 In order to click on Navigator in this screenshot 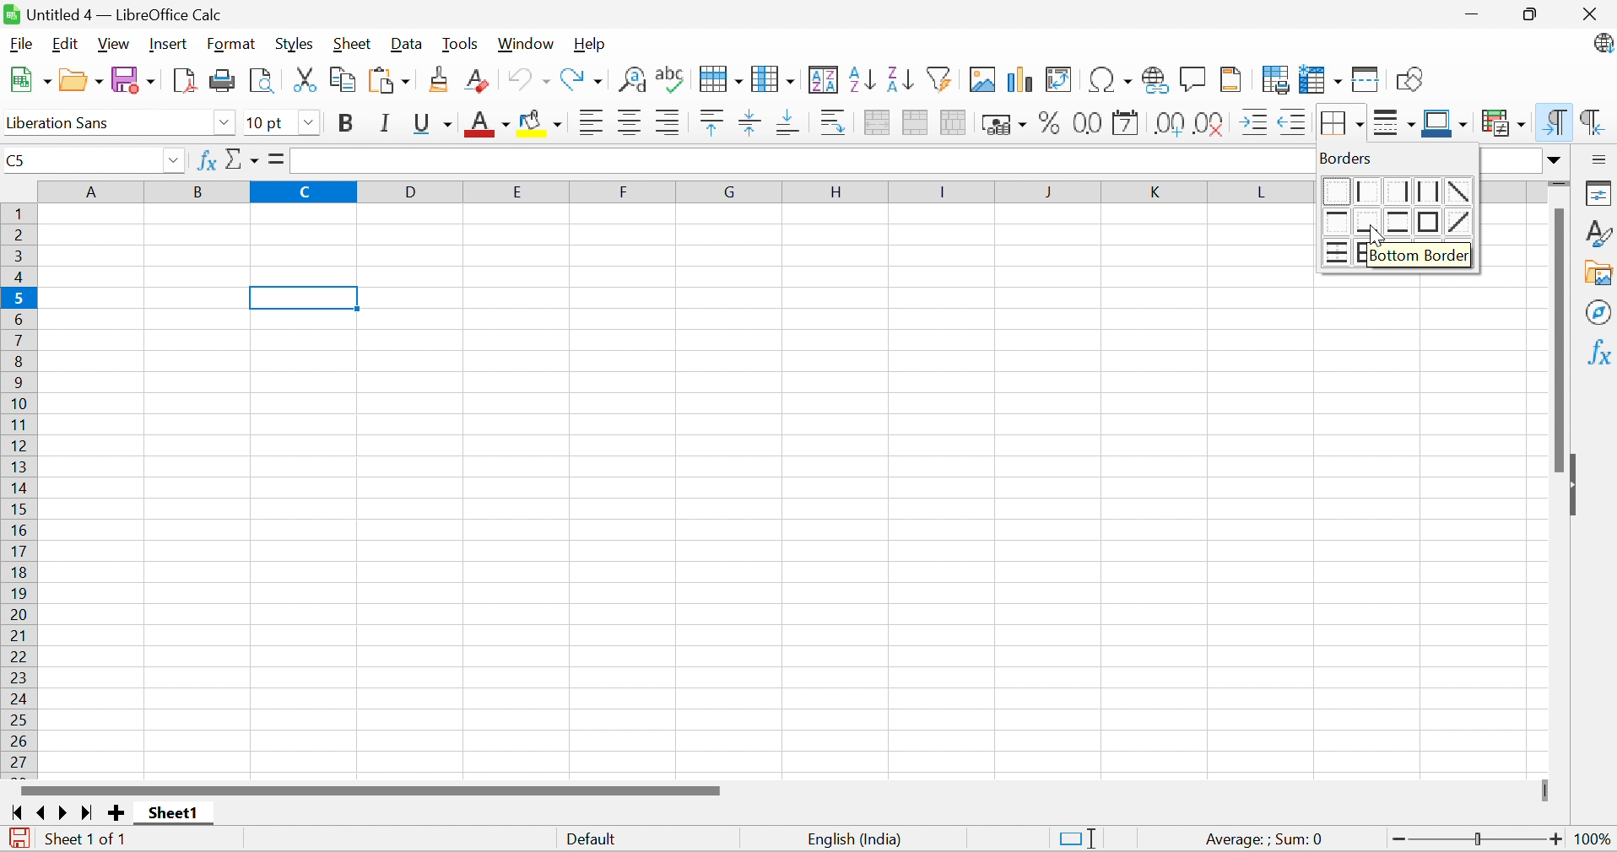, I will do `click(1600, 311)`.